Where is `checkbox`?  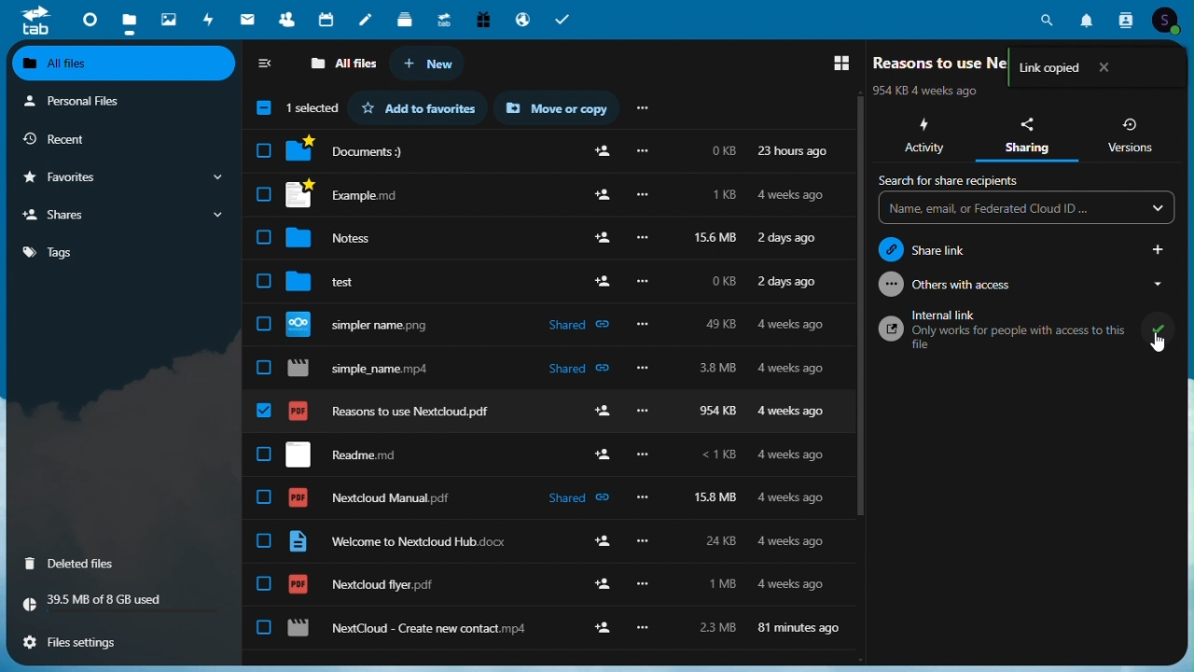 checkbox is located at coordinates (265, 540).